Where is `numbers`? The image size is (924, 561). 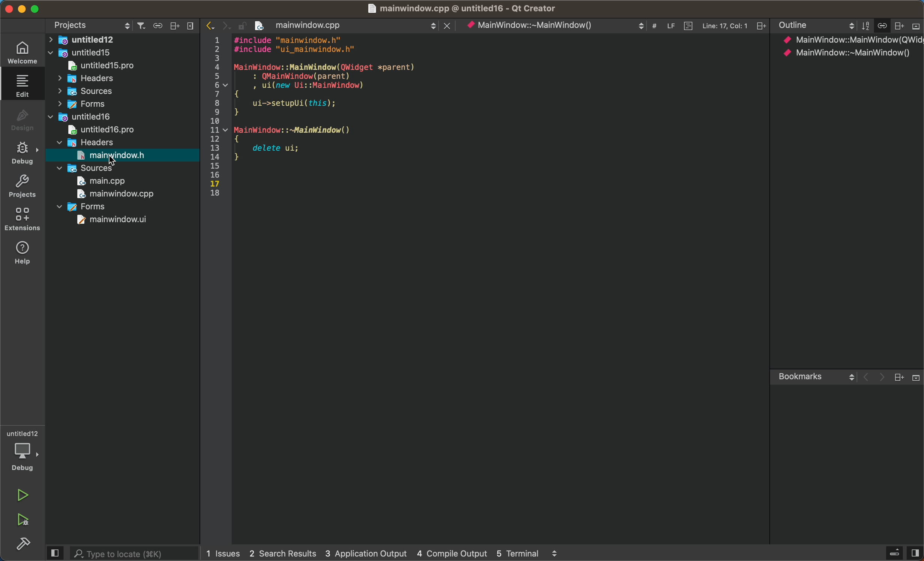
numbers is located at coordinates (216, 112).